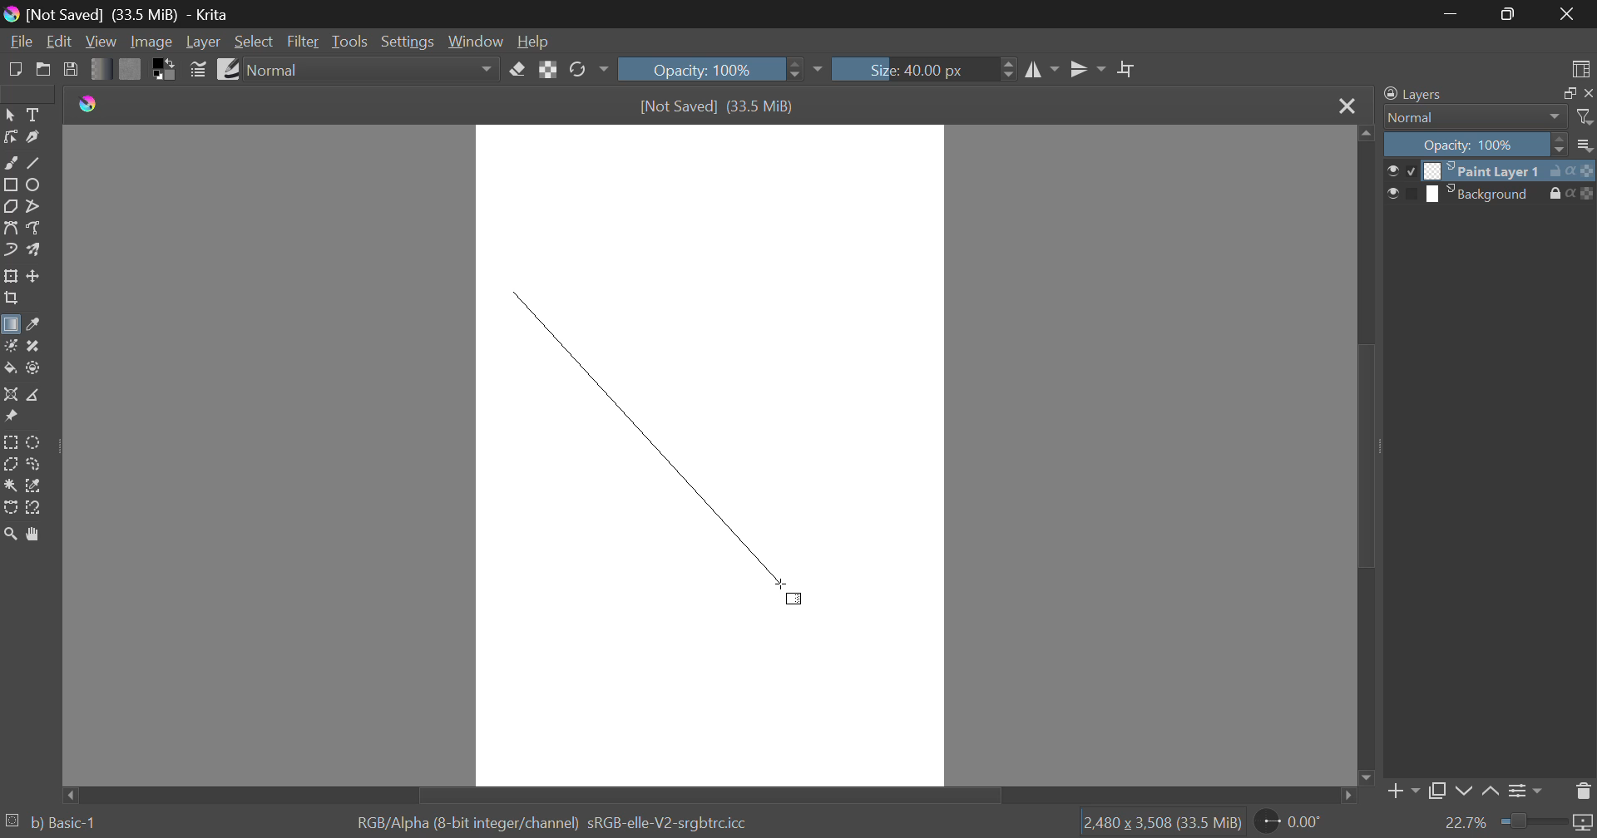 This screenshot has width=1597, height=838. Describe the element at coordinates (10, 466) in the screenshot. I see `Polygon Selection` at that location.